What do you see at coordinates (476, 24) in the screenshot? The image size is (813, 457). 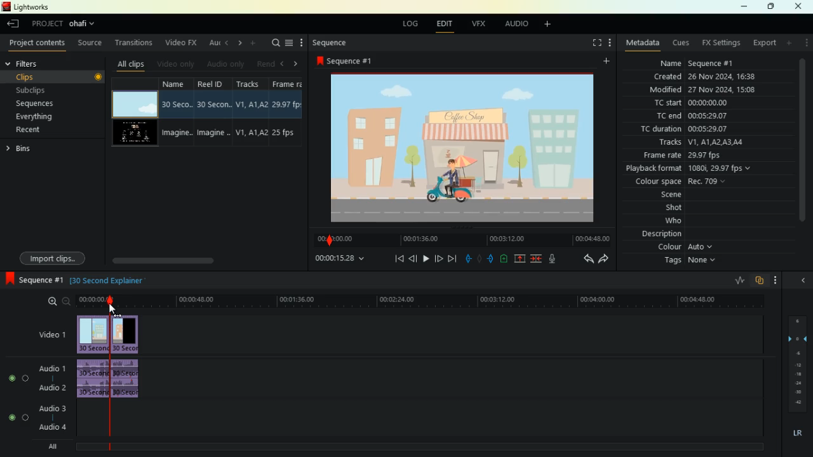 I see `vfx` at bounding box center [476, 24].